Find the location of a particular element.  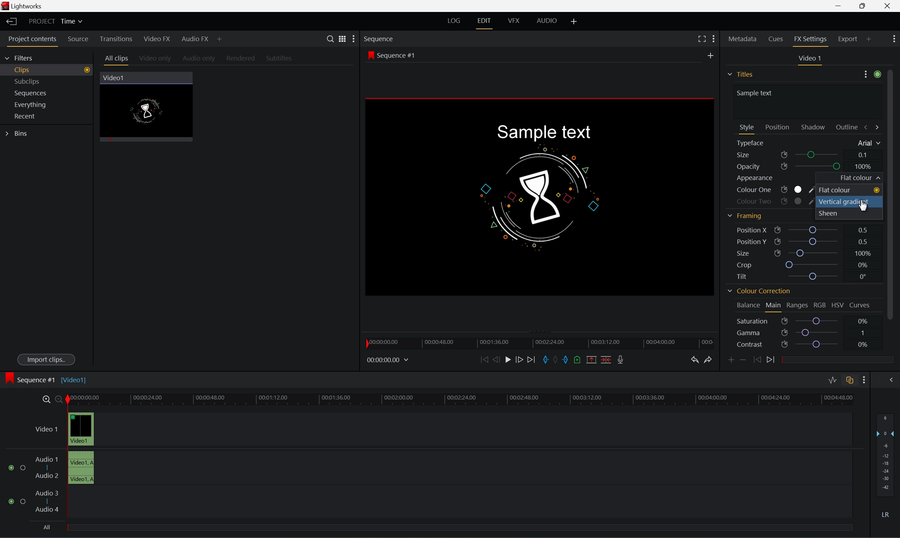

more is located at coordinates (351, 40).